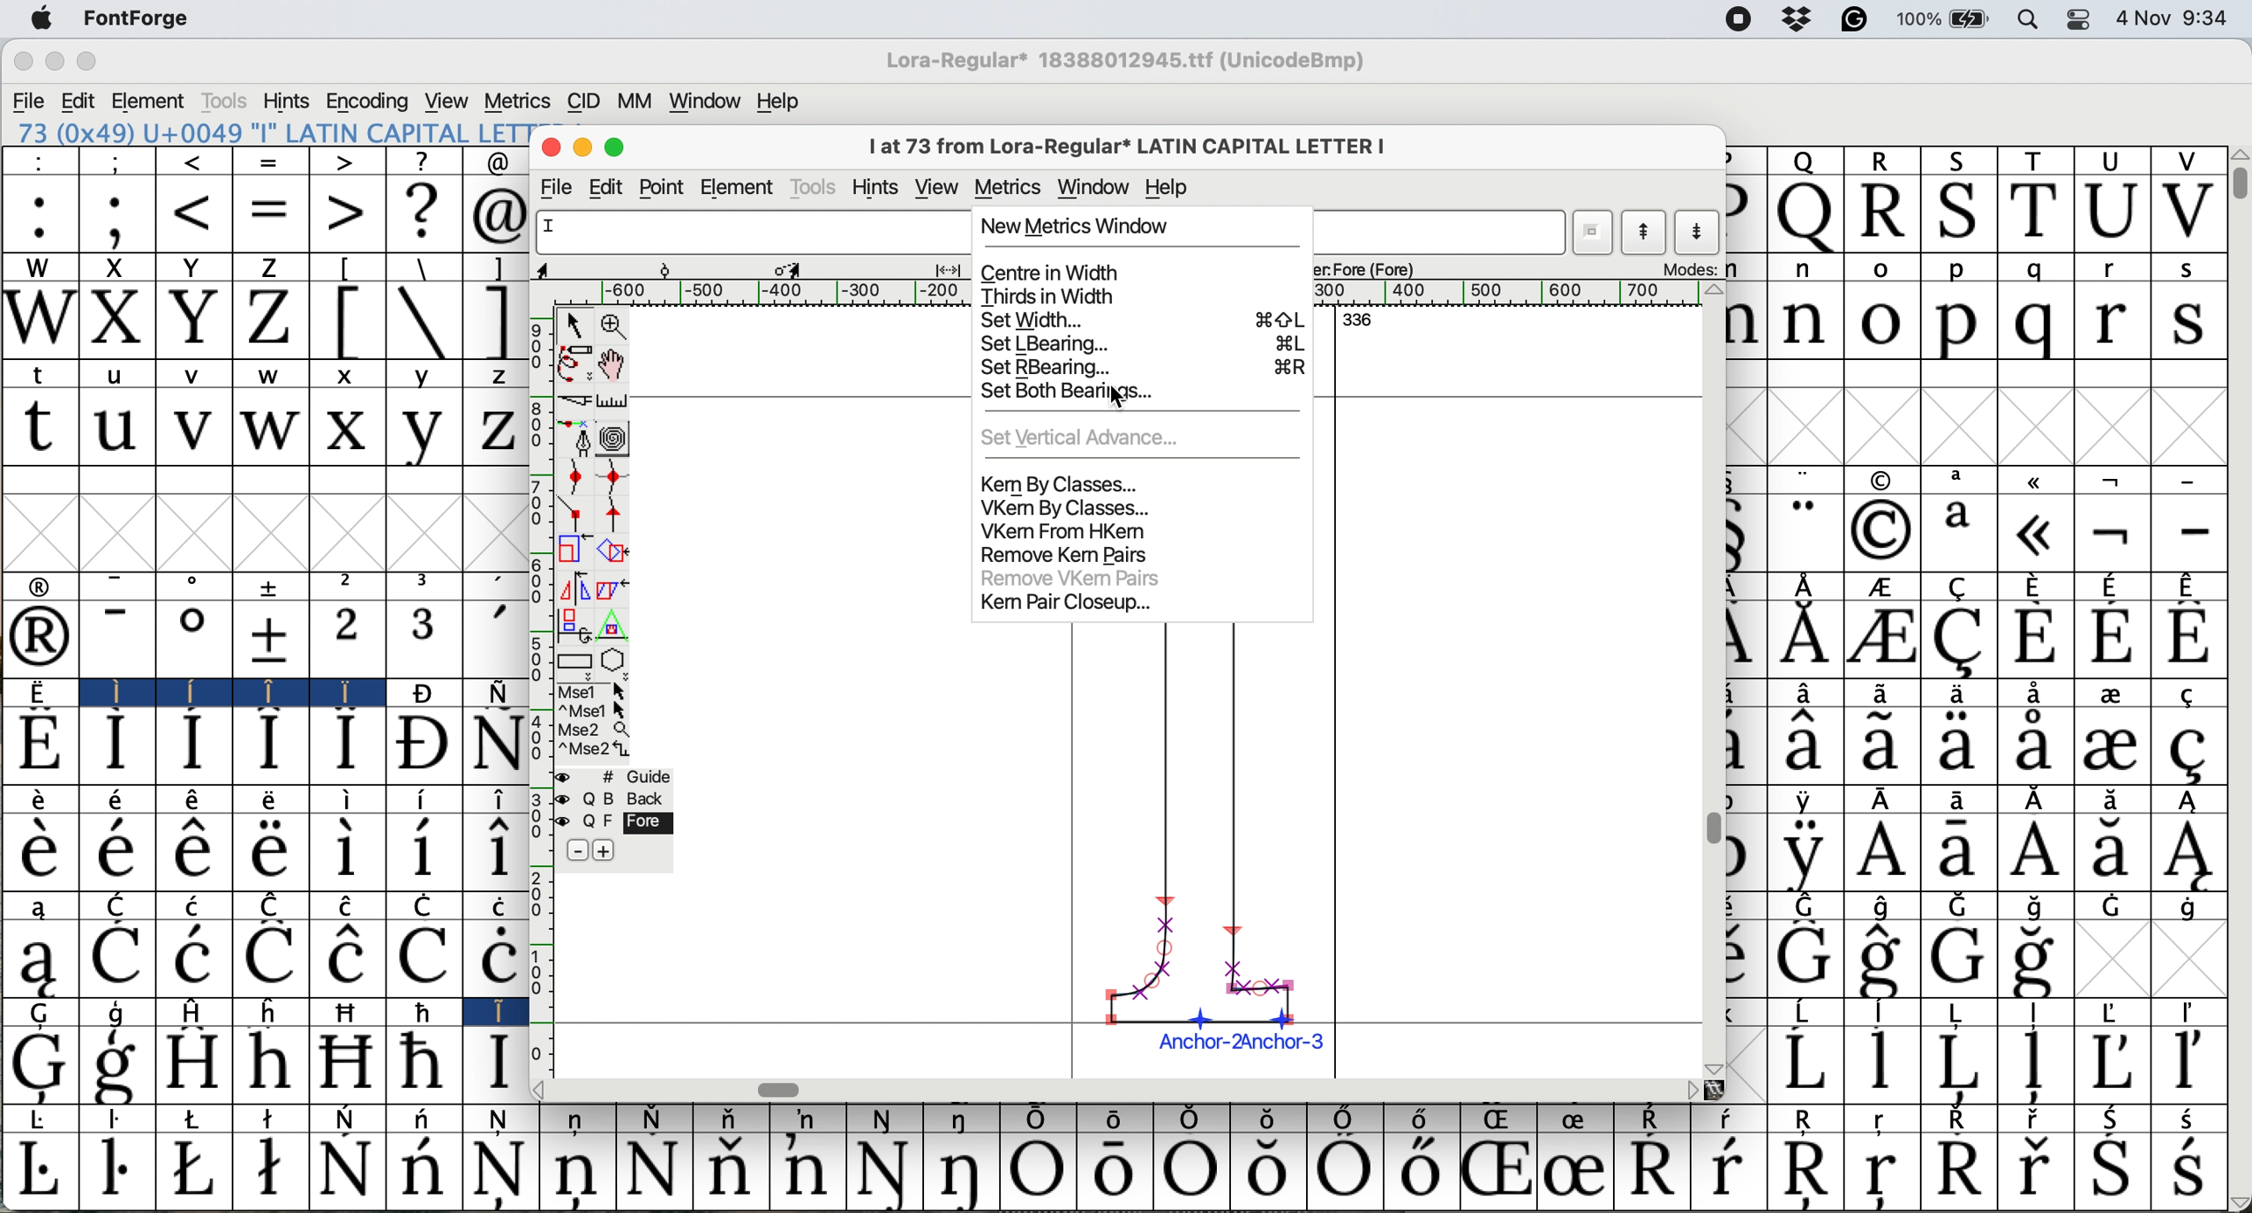 Image resolution: width=2252 pixels, height=1213 pixels. What do you see at coordinates (347, 801) in the screenshot?
I see `Symbol` at bounding box center [347, 801].